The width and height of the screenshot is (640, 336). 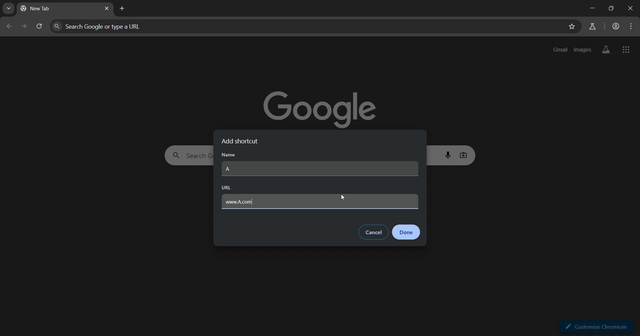 What do you see at coordinates (124, 8) in the screenshot?
I see `new tab` at bounding box center [124, 8].